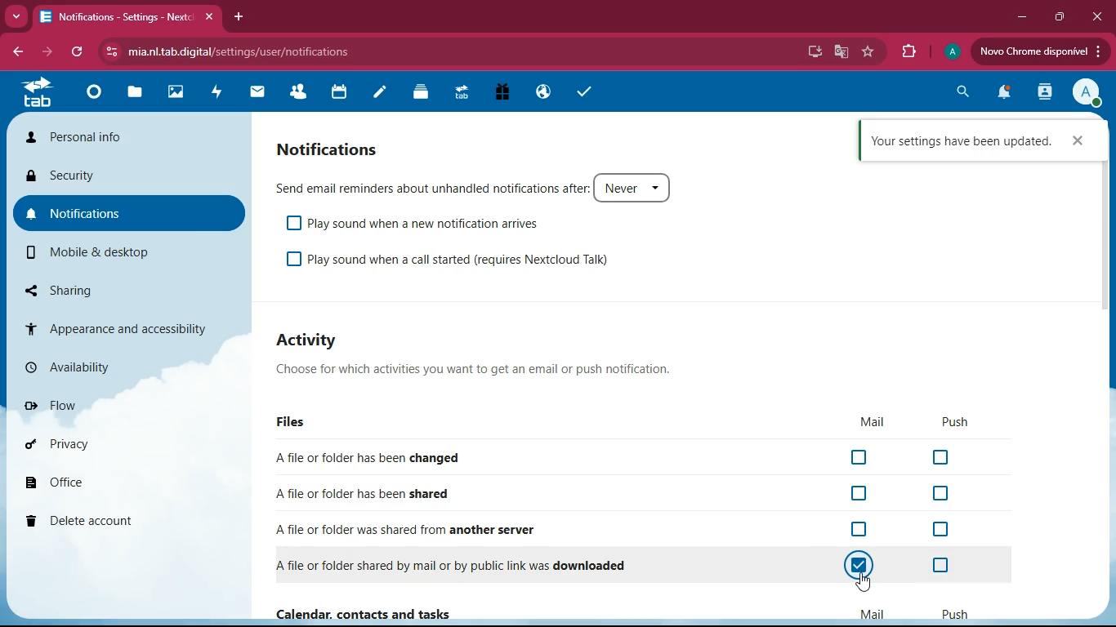  Describe the element at coordinates (295, 93) in the screenshot. I see `friends` at that location.